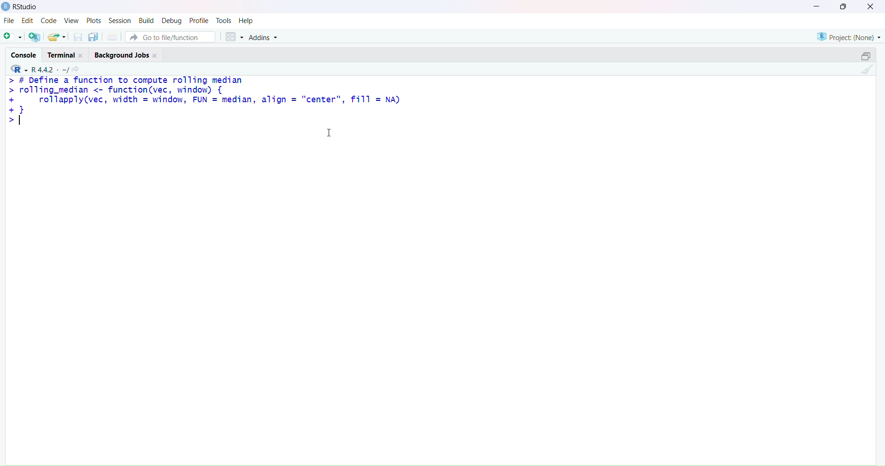 This screenshot has width=885, height=466. I want to click on add file as, so click(13, 37).